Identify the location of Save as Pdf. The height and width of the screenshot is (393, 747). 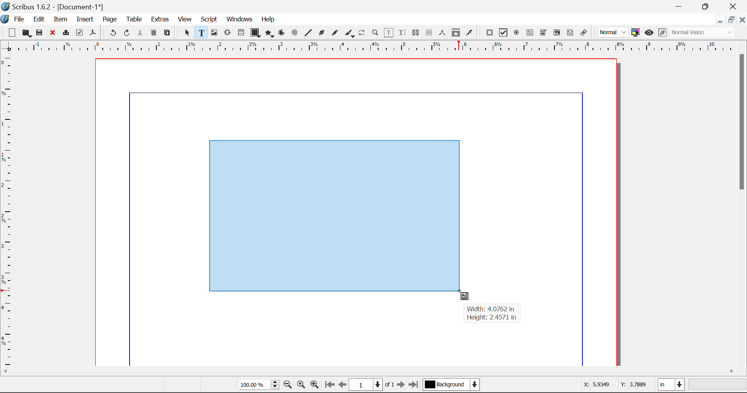
(93, 33).